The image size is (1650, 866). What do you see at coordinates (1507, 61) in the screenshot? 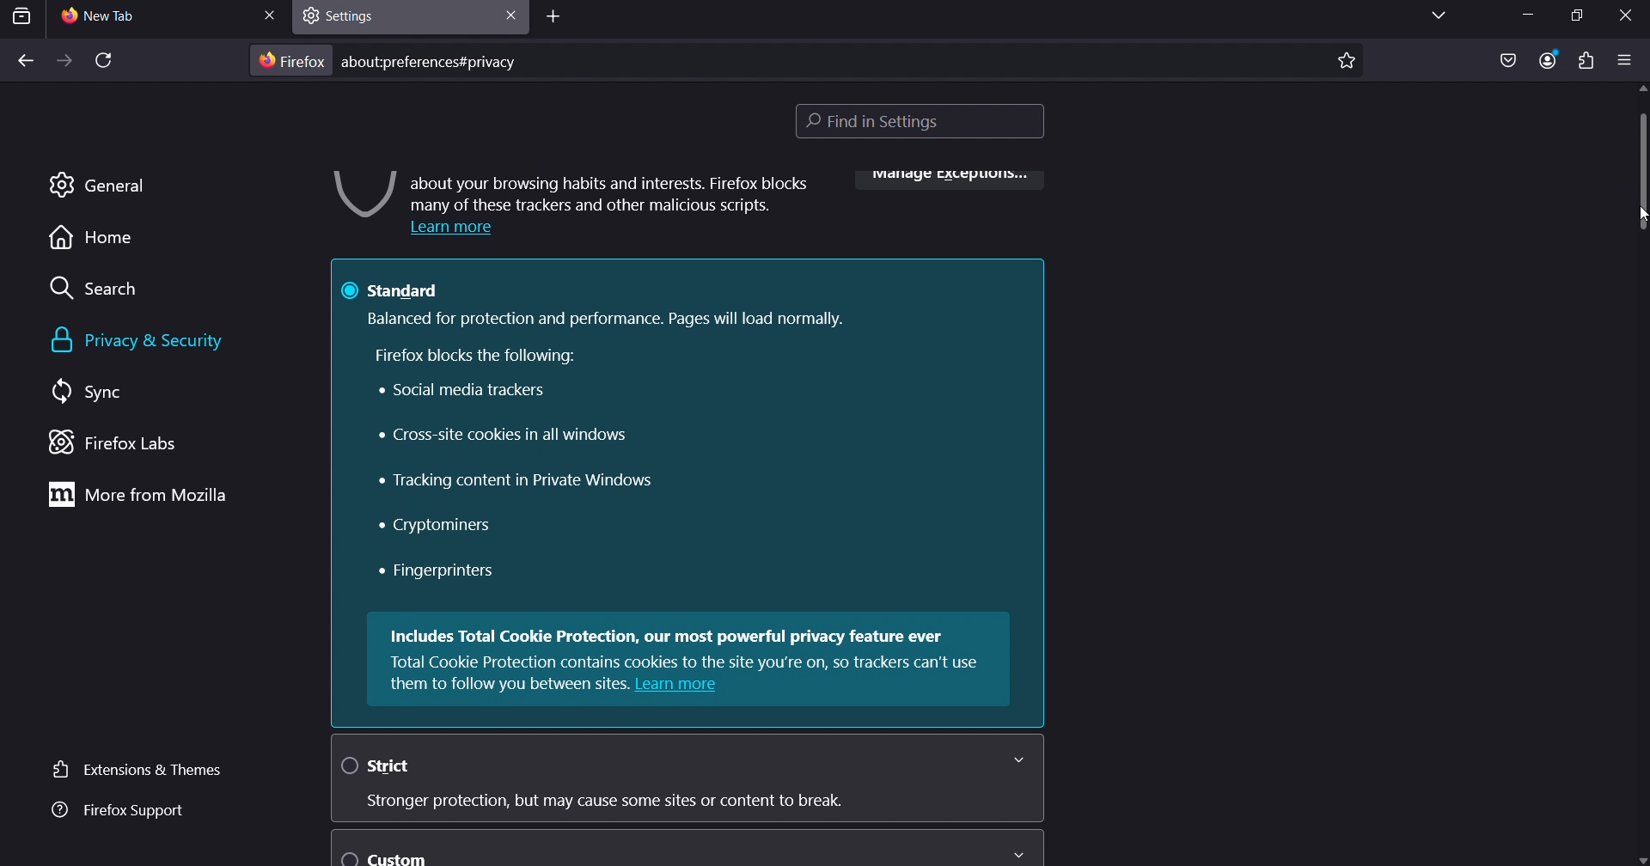
I see `save as pocket` at bounding box center [1507, 61].